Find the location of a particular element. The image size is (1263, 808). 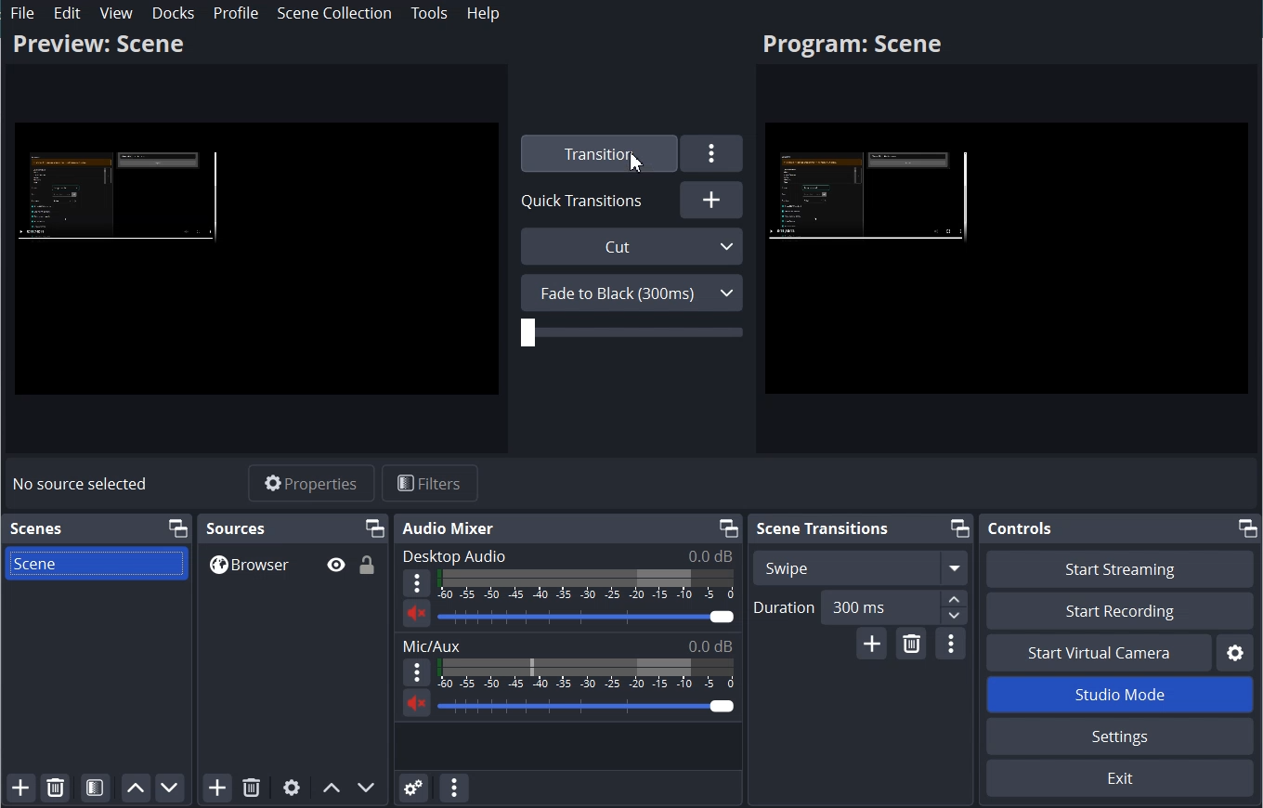

Cut is located at coordinates (633, 246).